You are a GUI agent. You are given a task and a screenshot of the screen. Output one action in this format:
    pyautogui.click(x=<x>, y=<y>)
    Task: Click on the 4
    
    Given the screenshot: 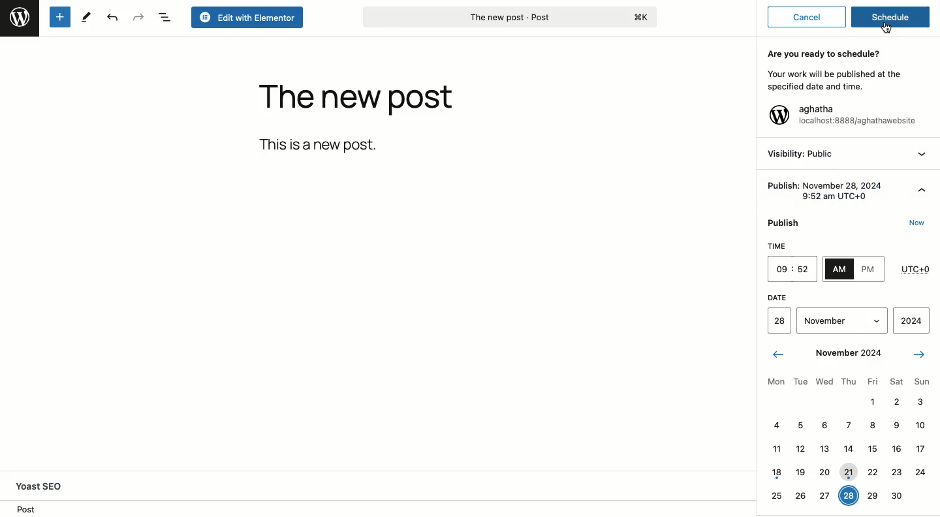 What is the action you would take?
    pyautogui.click(x=775, y=424)
    